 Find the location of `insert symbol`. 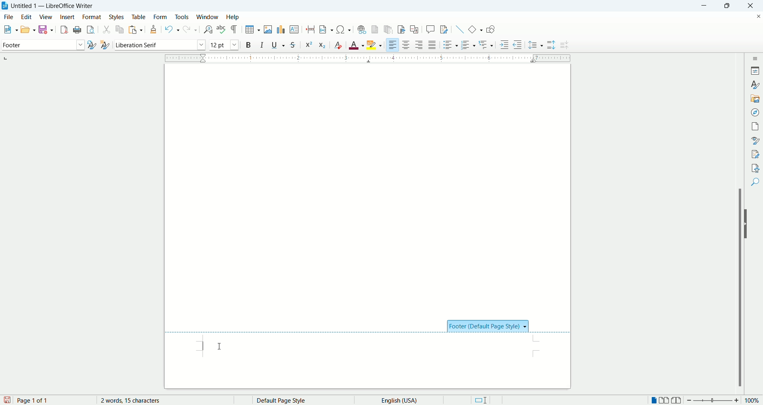

insert symbol is located at coordinates (344, 29).